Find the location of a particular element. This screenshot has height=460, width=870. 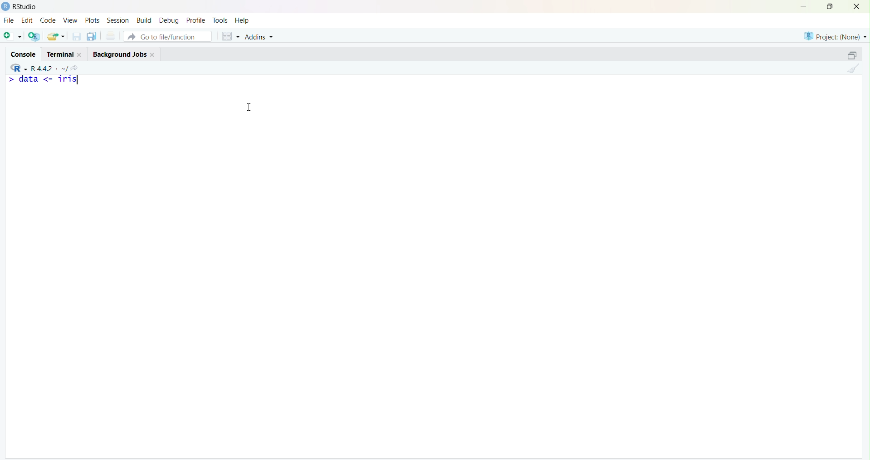

View the current working directory is located at coordinates (78, 67).